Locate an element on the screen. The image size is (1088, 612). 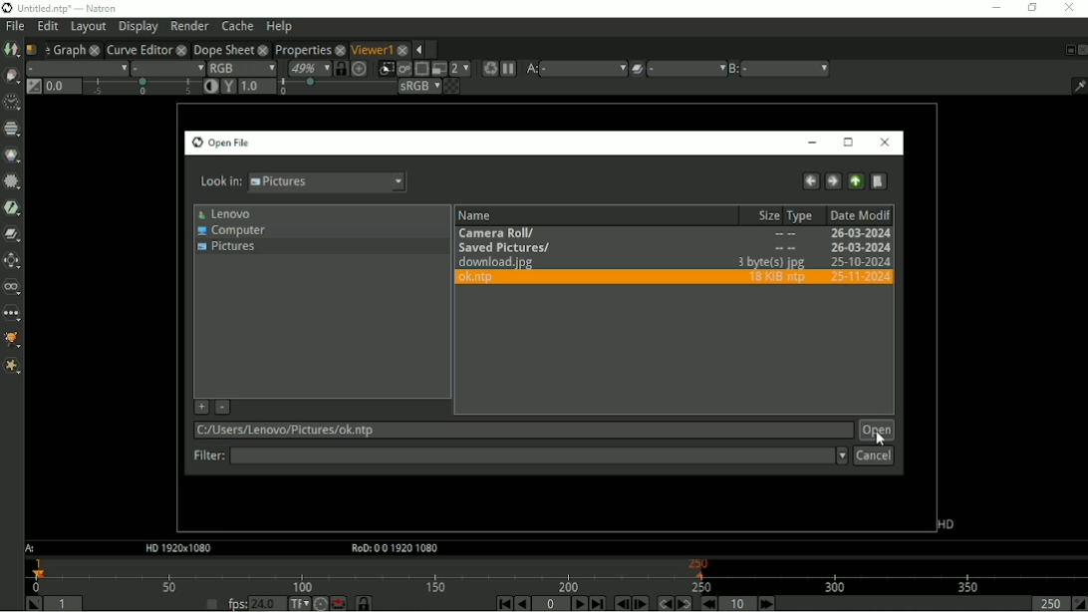
menu is located at coordinates (686, 69).